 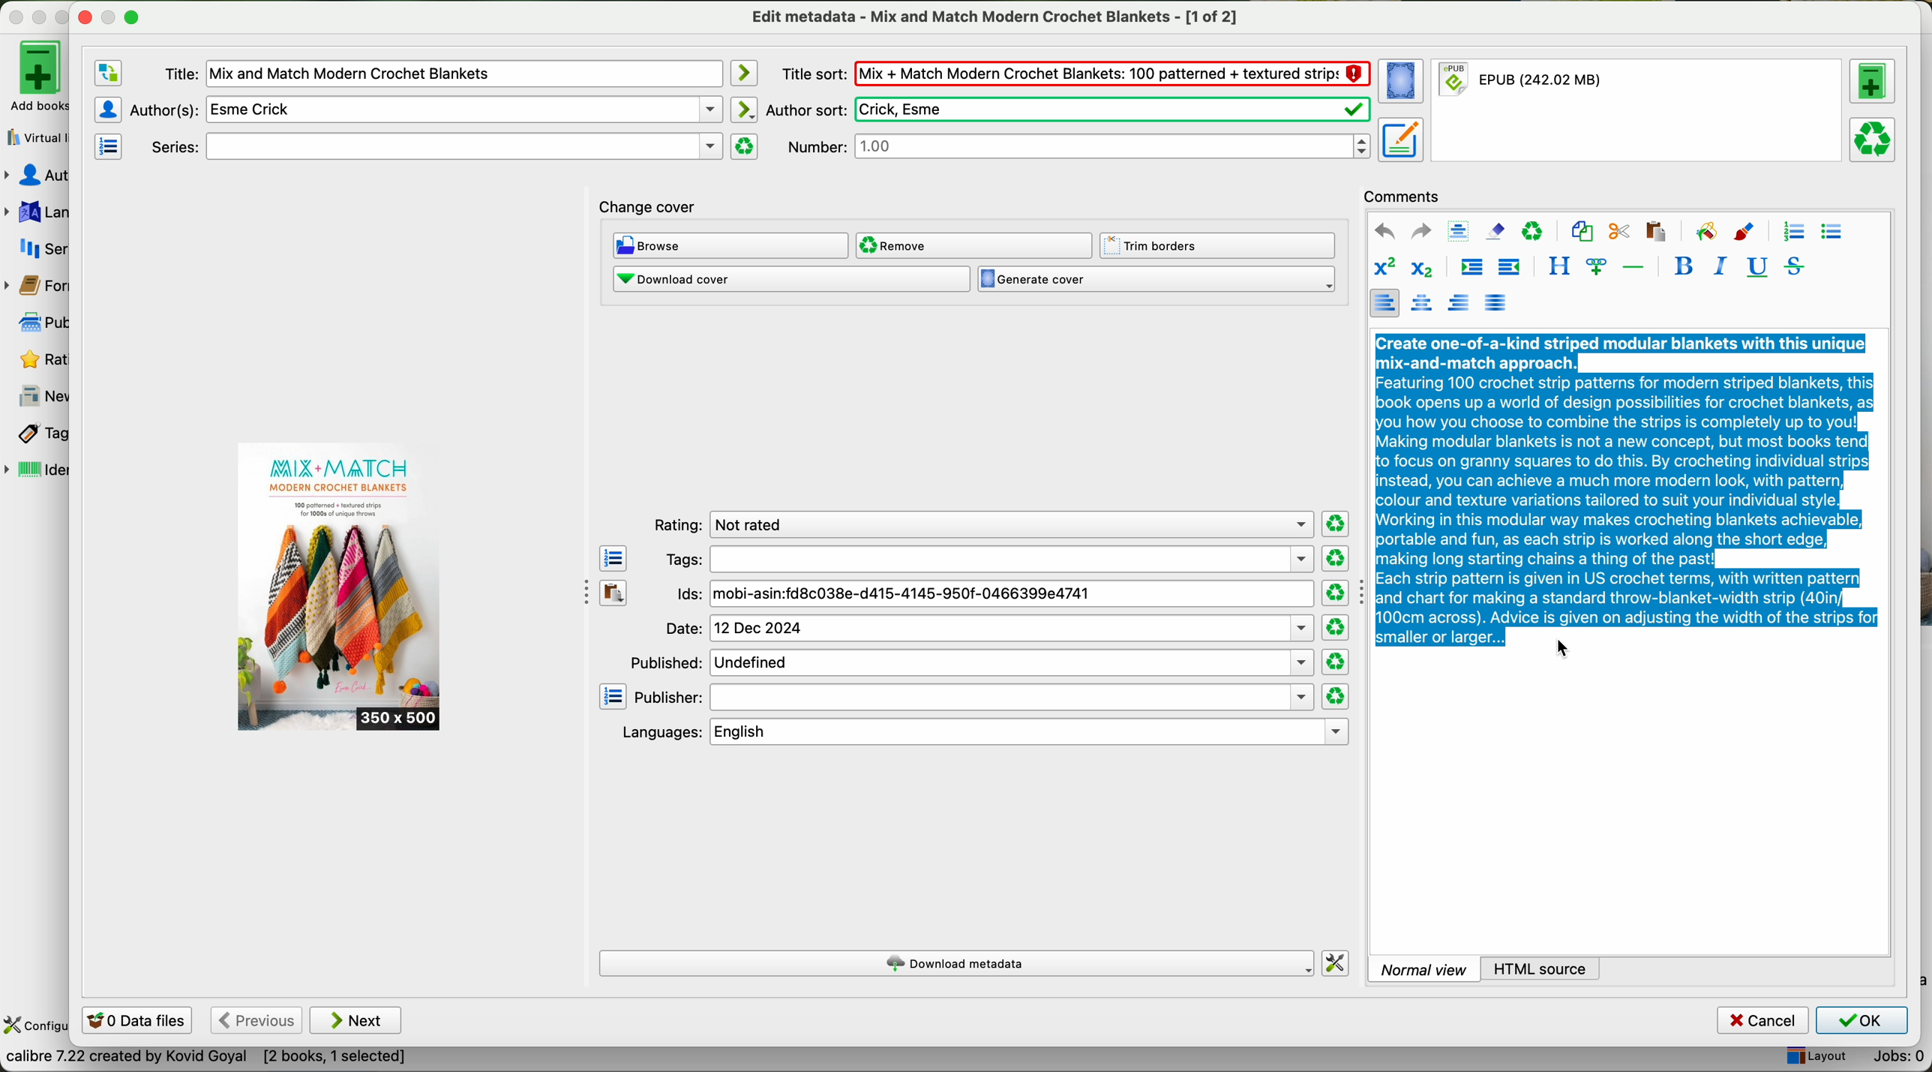 I want to click on copy, so click(x=1582, y=232).